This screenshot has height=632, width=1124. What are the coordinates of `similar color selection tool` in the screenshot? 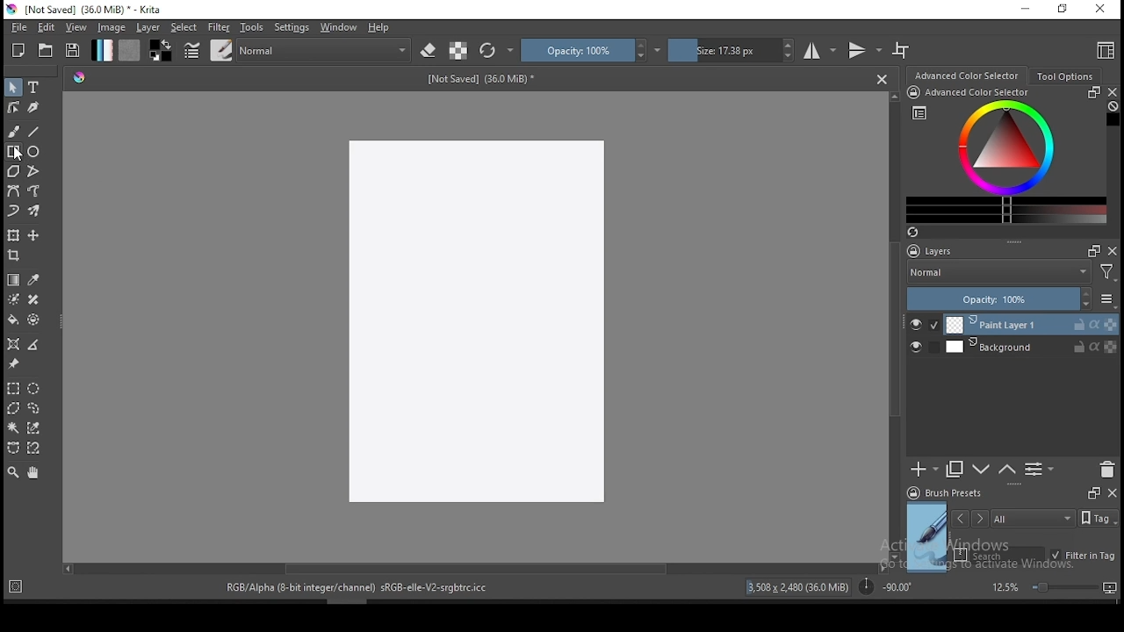 It's located at (36, 427).